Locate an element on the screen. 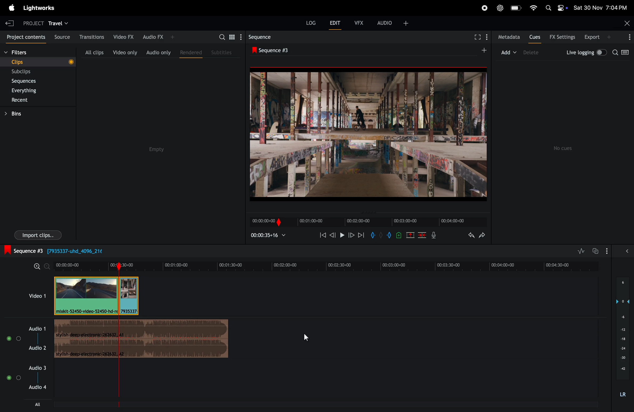 This screenshot has width=634, height=412. transitions is located at coordinates (90, 37).